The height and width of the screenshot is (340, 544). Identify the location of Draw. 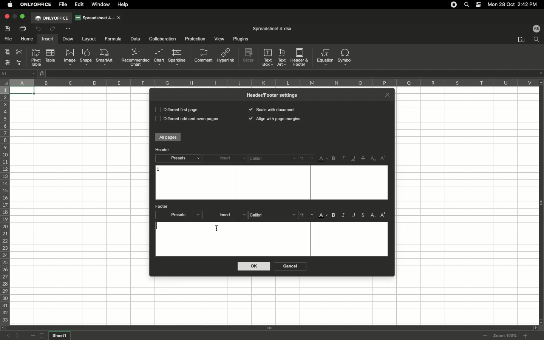
(69, 39).